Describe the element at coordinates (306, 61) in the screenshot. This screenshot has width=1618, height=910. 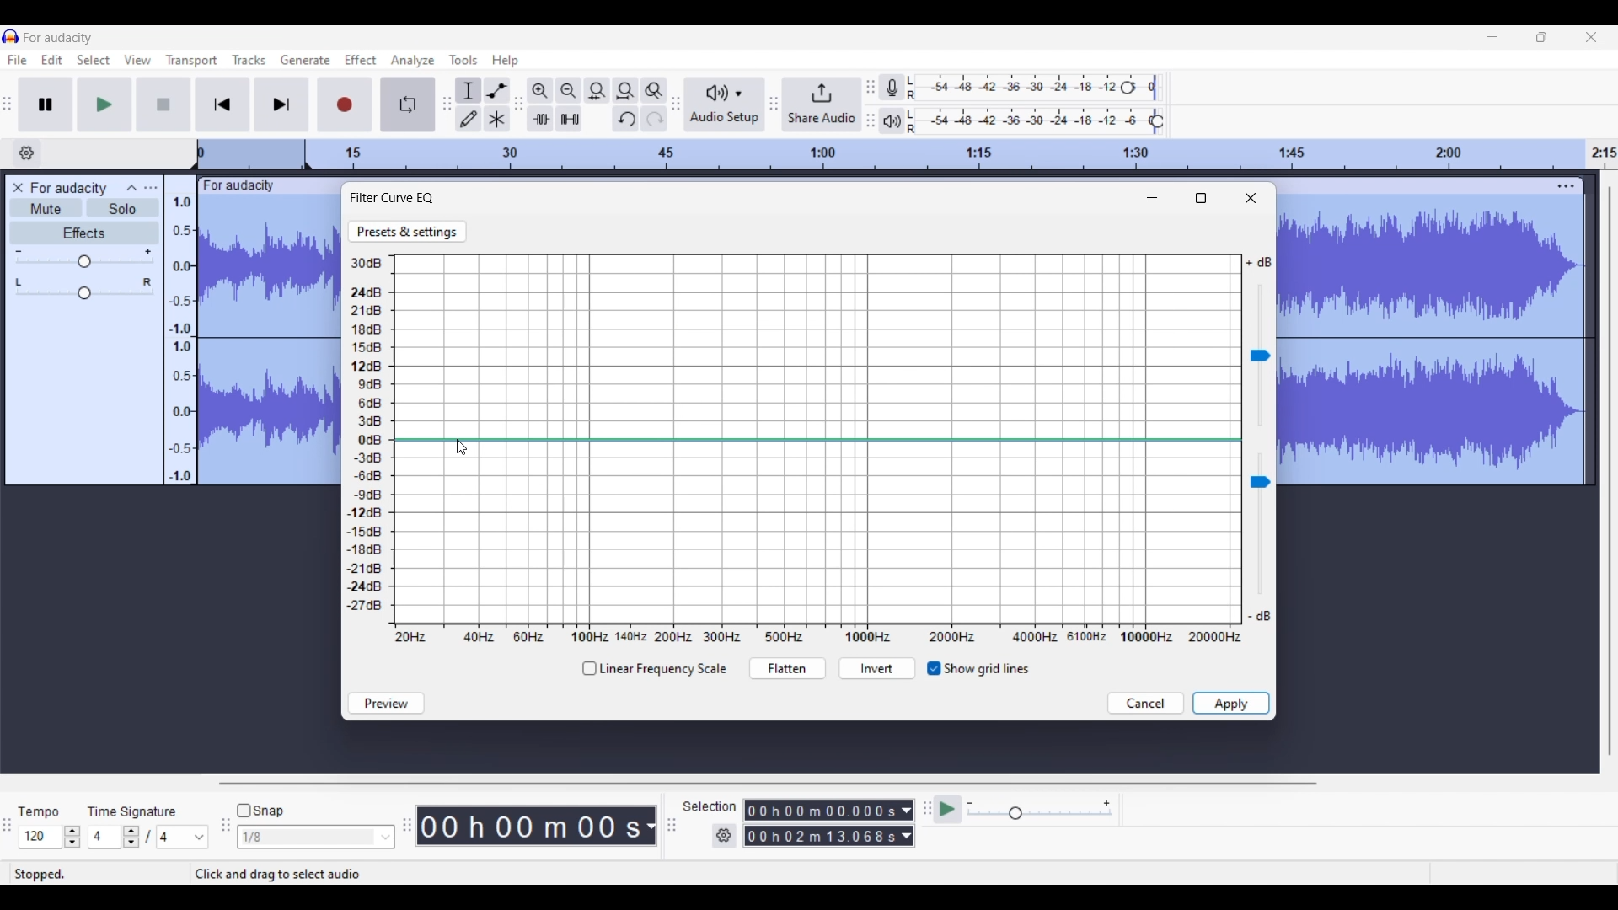
I see `Generate menu` at that location.